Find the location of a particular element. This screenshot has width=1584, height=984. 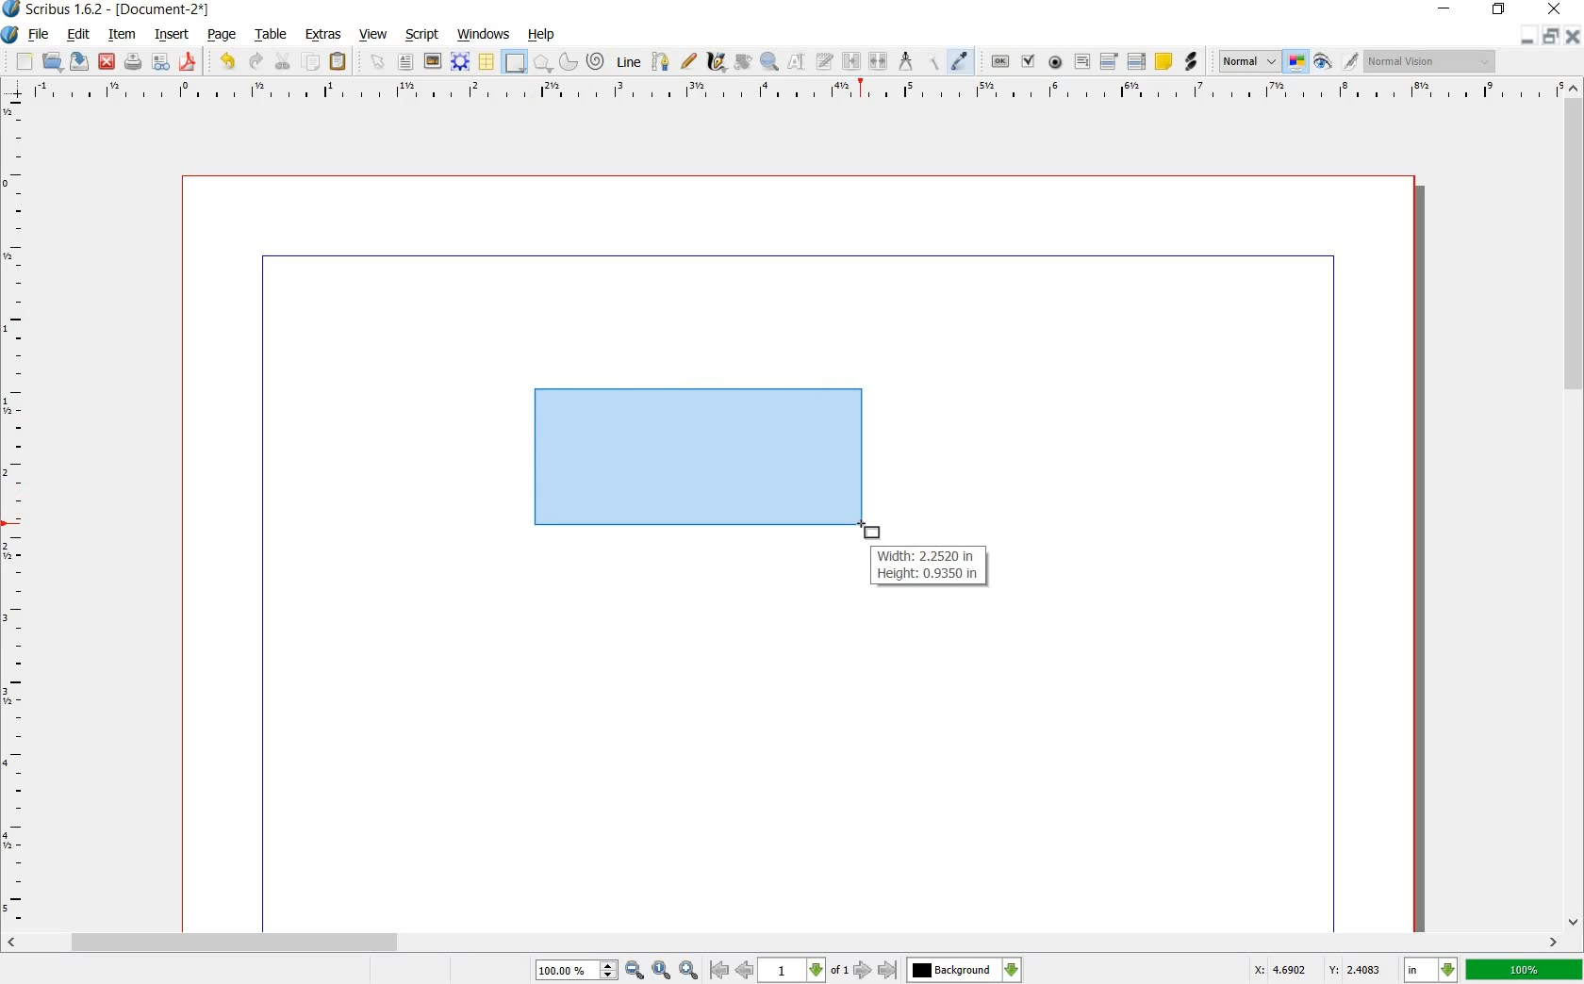

UNLINK TEXT FRAME is located at coordinates (880, 62).